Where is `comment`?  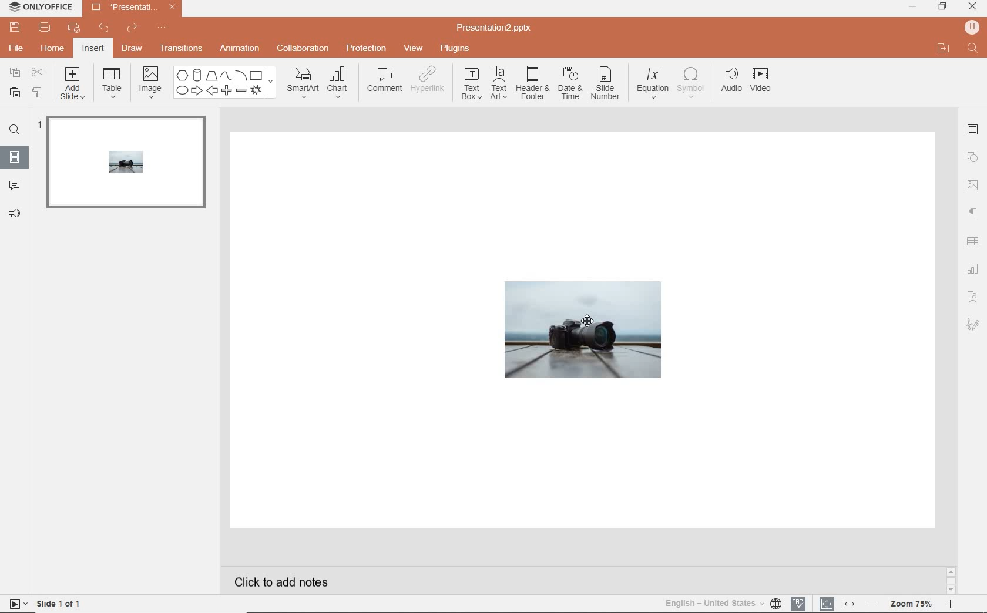
comment is located at coordinates (15, 186).